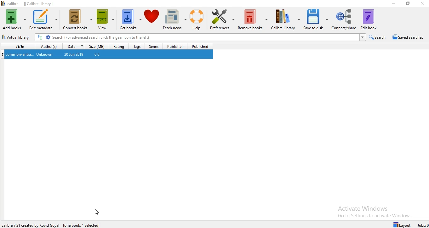  Describe the element at coordinates (198, 21) in the screenshot. I see `Help` at that location.